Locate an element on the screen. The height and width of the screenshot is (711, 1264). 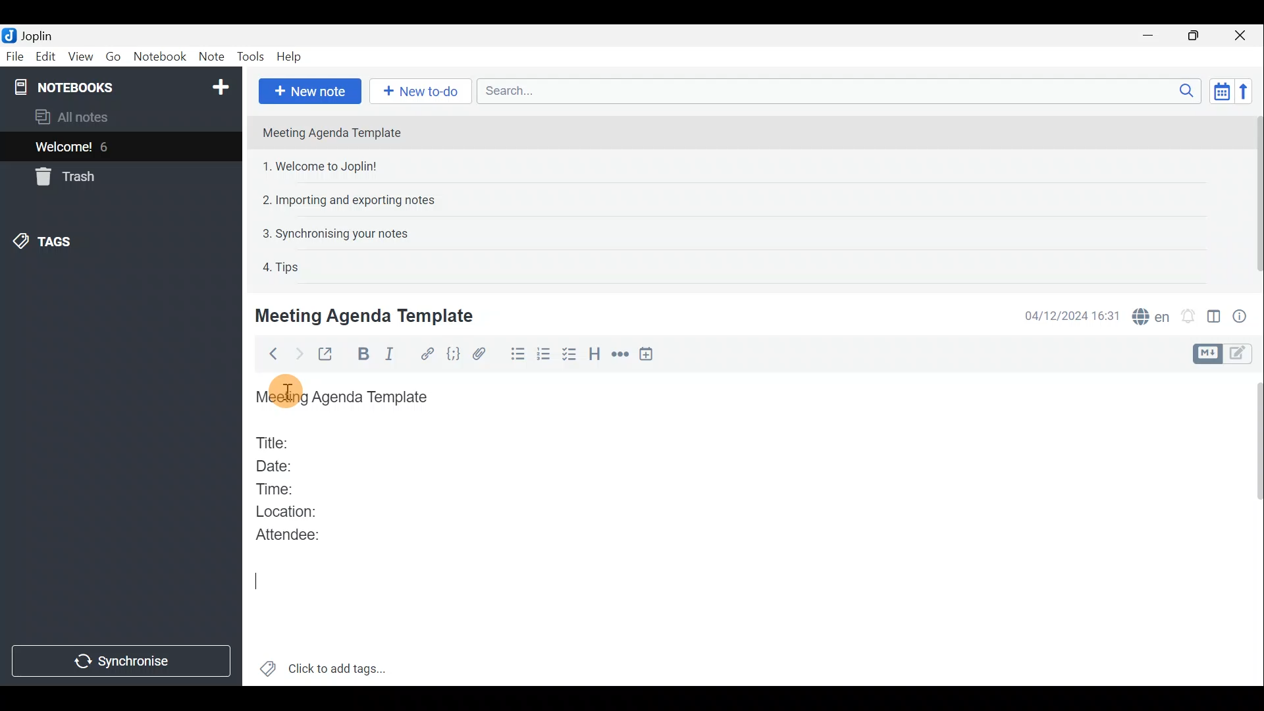
Title: is located at coordinates (275, 440).